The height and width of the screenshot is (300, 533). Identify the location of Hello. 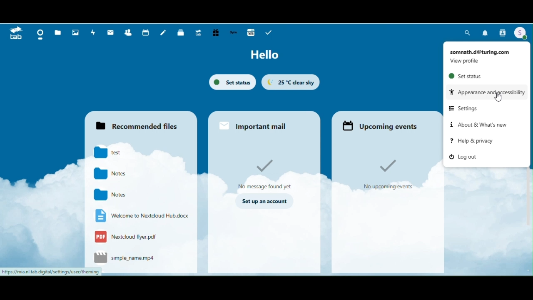
(268, 55).